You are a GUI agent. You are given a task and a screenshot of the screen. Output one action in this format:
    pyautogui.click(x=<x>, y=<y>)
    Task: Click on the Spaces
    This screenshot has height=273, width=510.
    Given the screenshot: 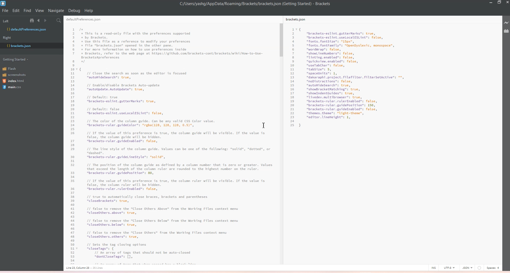 What is the action you would take?
    pyautogui.click(x=494, y=267)
    